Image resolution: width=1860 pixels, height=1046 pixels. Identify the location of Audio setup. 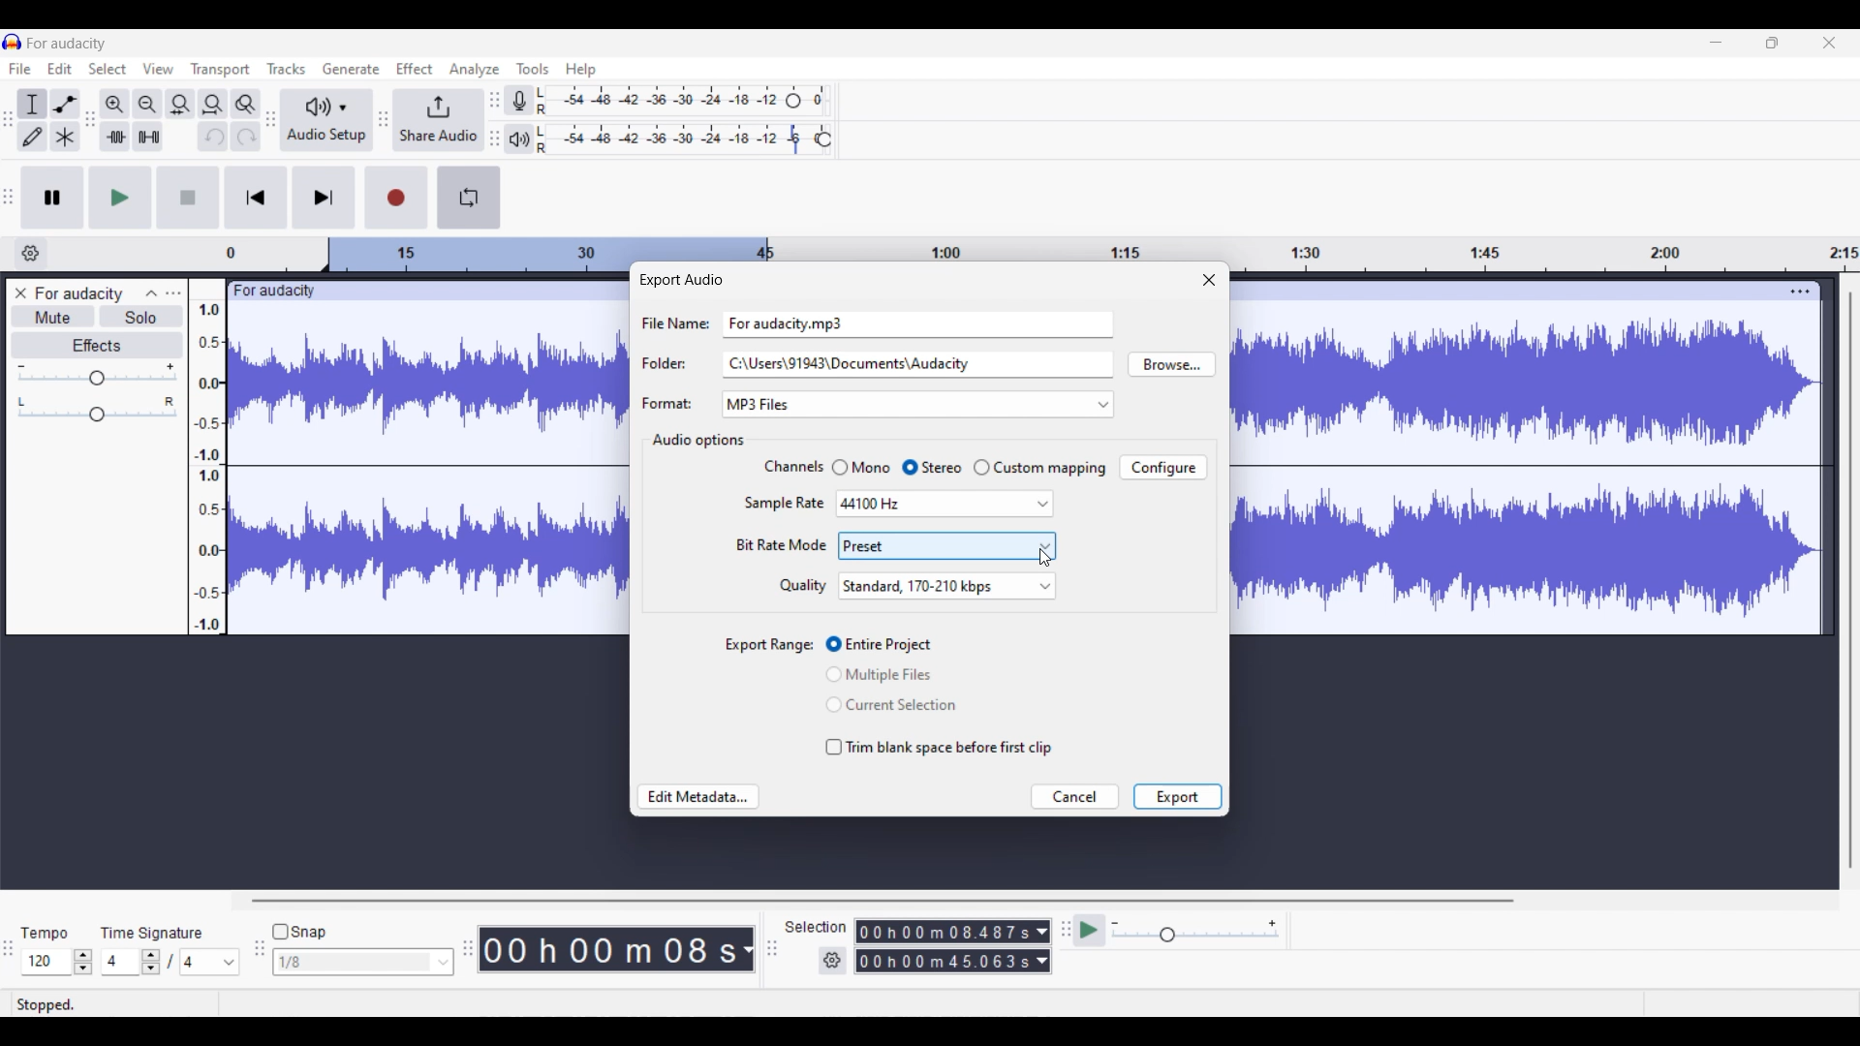
(326, 121).